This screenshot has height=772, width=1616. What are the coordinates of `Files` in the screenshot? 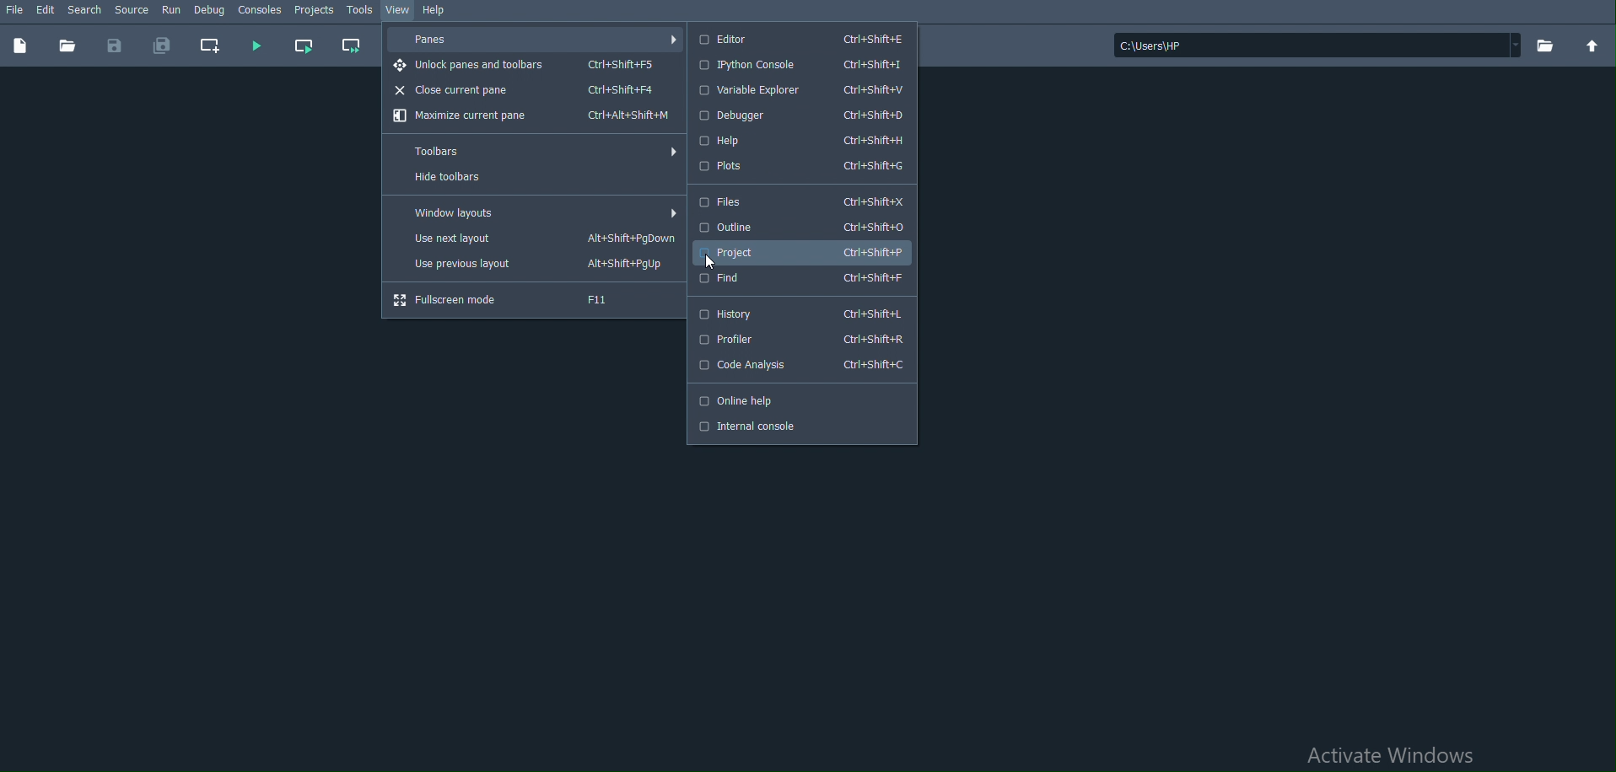 It's located at (799, 200).